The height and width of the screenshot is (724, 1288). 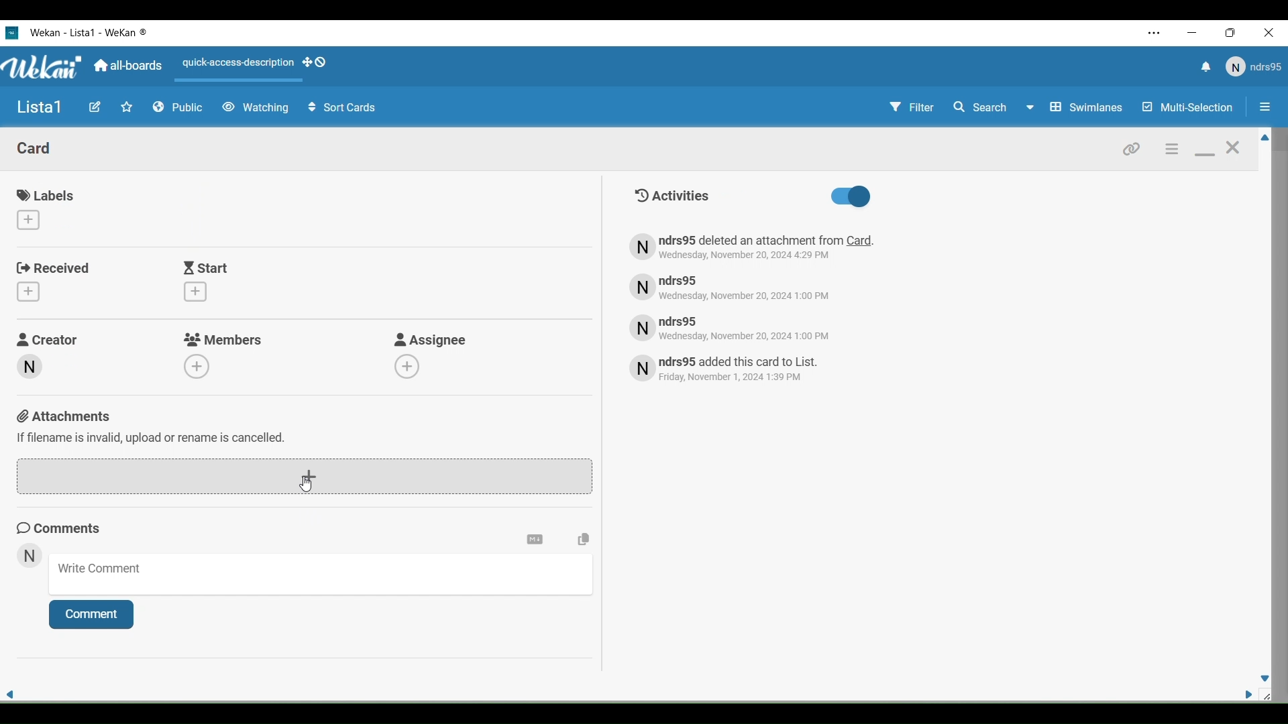 I want to click on Start, so click(x=207, y=267).